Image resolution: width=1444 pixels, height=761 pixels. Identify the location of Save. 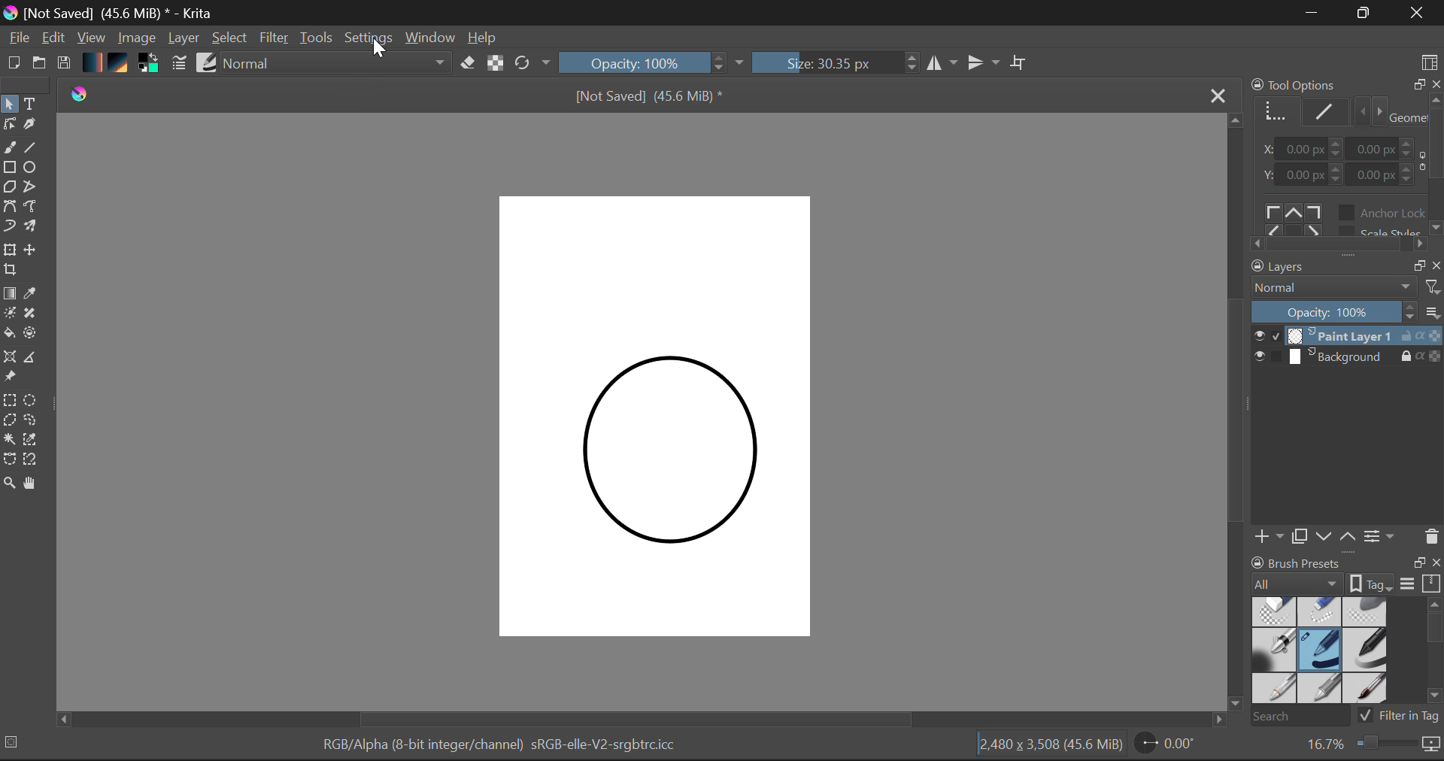
(65, 64).